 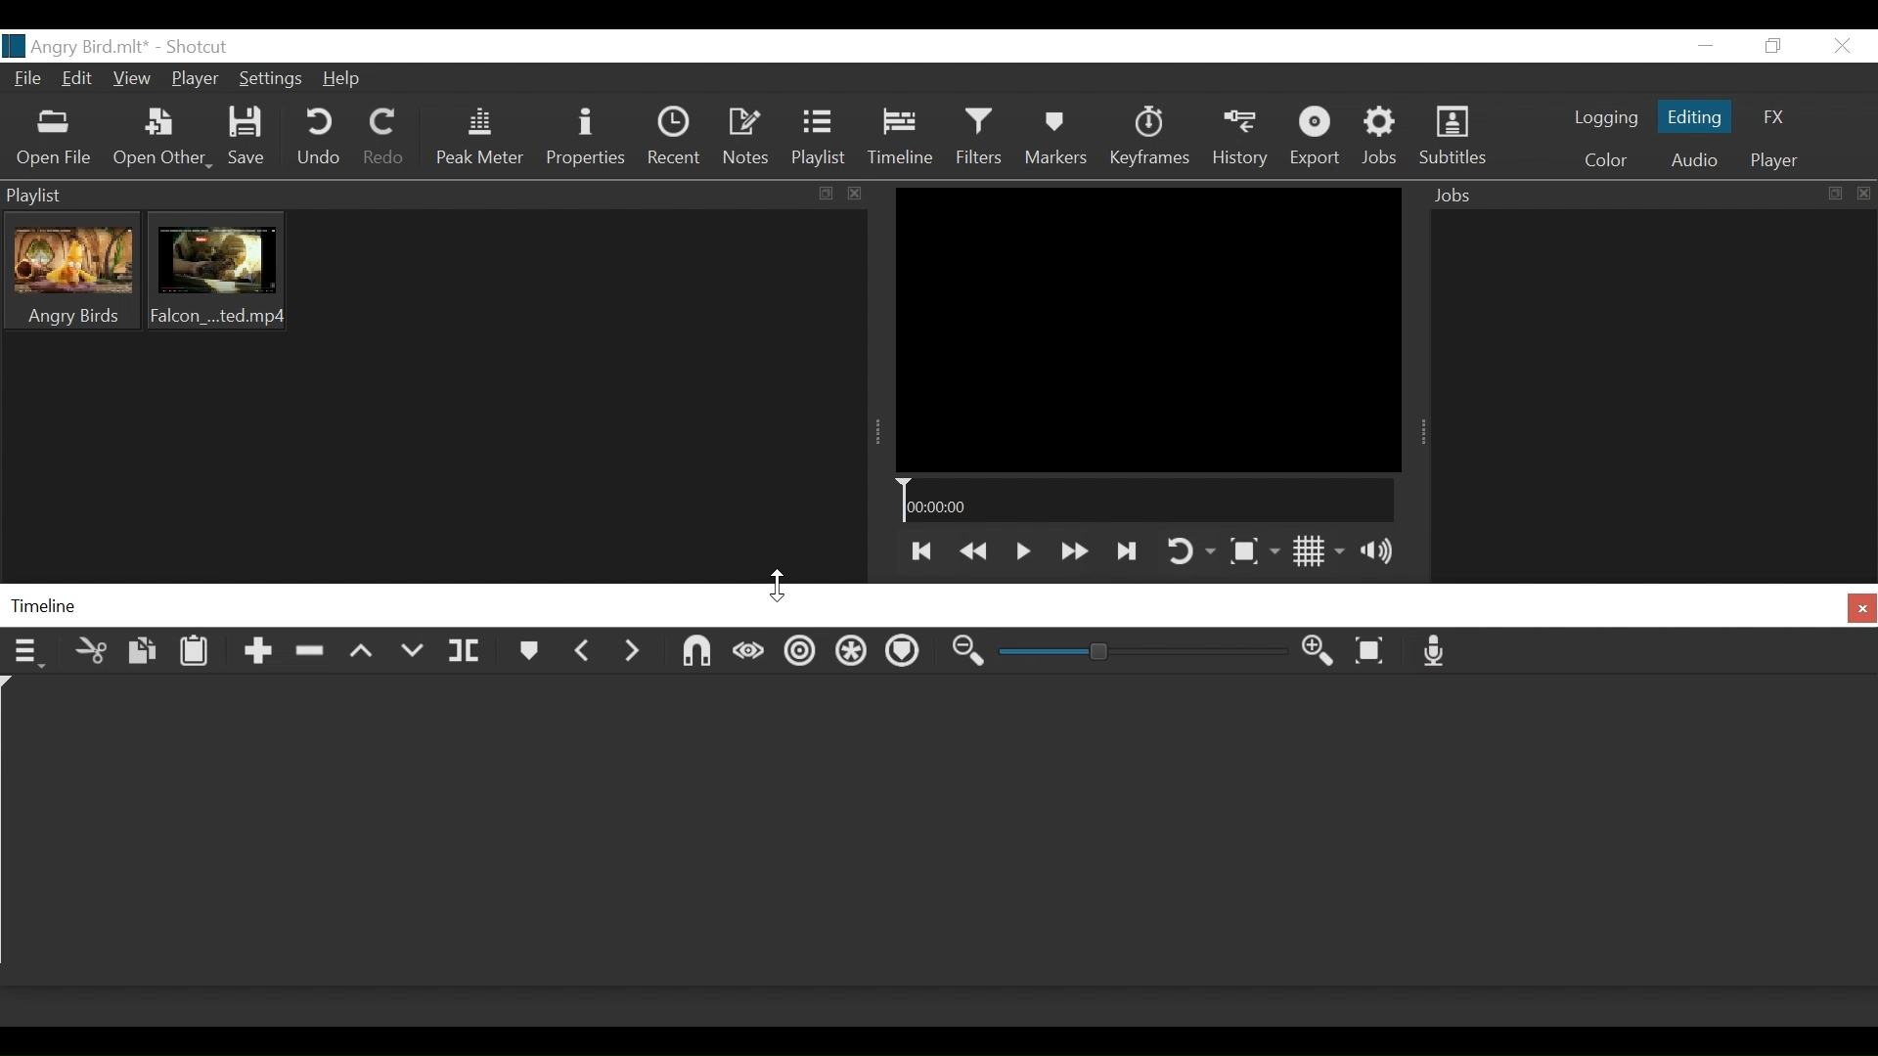 I want to click on Close, so click(x=1841, y=45).